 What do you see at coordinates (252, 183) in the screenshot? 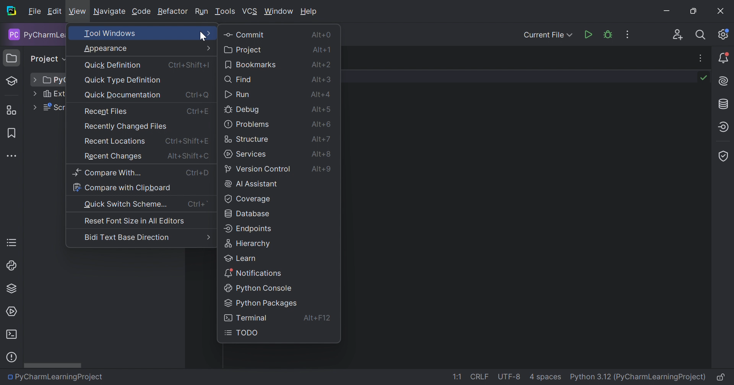
I see `Al Assistant` at bounding box center [252, 183].